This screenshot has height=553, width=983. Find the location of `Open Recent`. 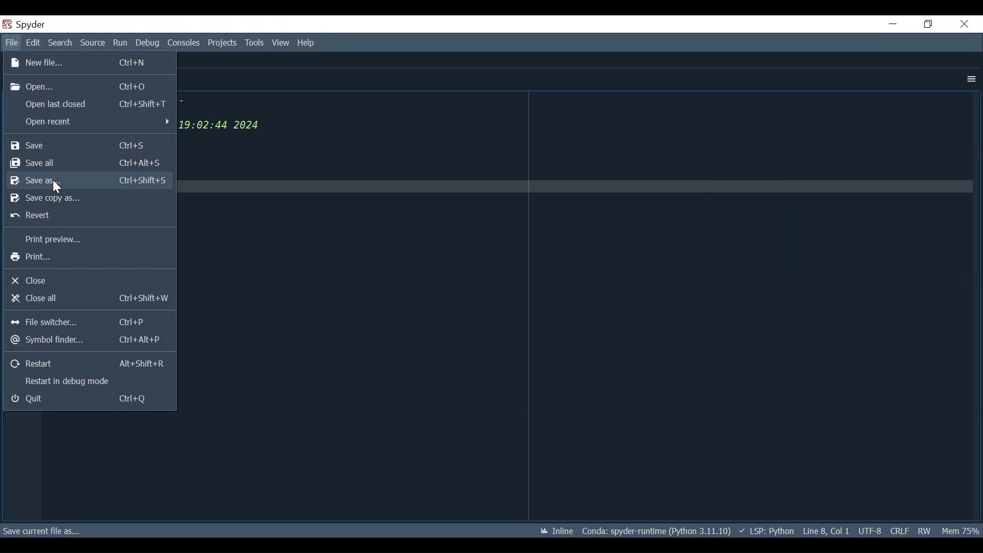

Open Recent is located at coordinates (90, 123).